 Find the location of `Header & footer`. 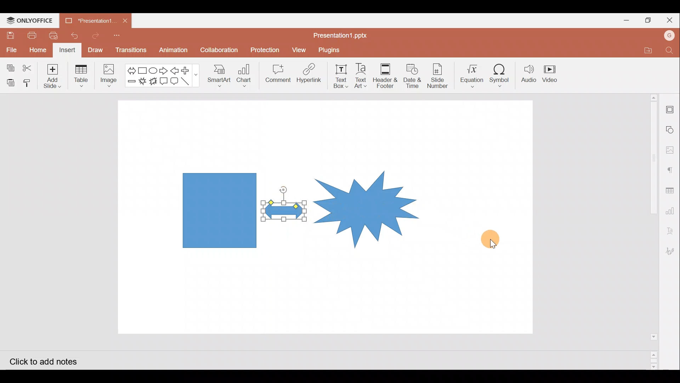

Header & footer is located at coordinates (387, 76).